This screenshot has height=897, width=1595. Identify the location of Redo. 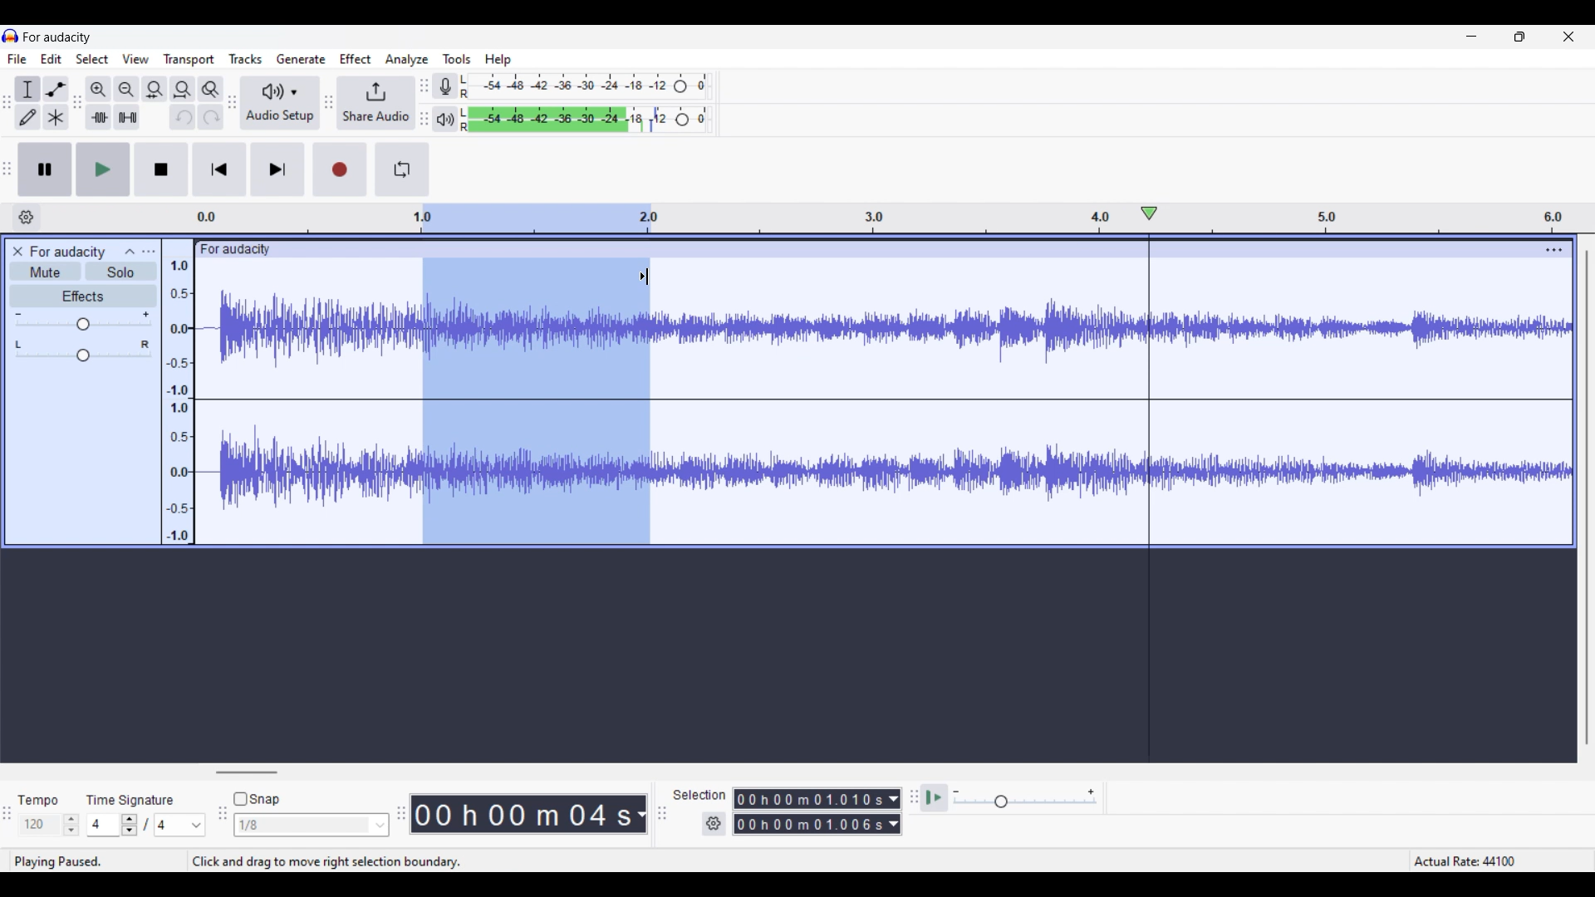
(212, 117).